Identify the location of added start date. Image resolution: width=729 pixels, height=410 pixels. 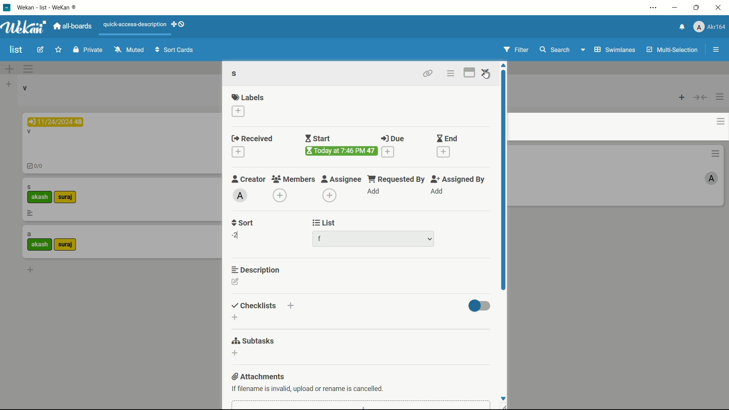
(342, 151).